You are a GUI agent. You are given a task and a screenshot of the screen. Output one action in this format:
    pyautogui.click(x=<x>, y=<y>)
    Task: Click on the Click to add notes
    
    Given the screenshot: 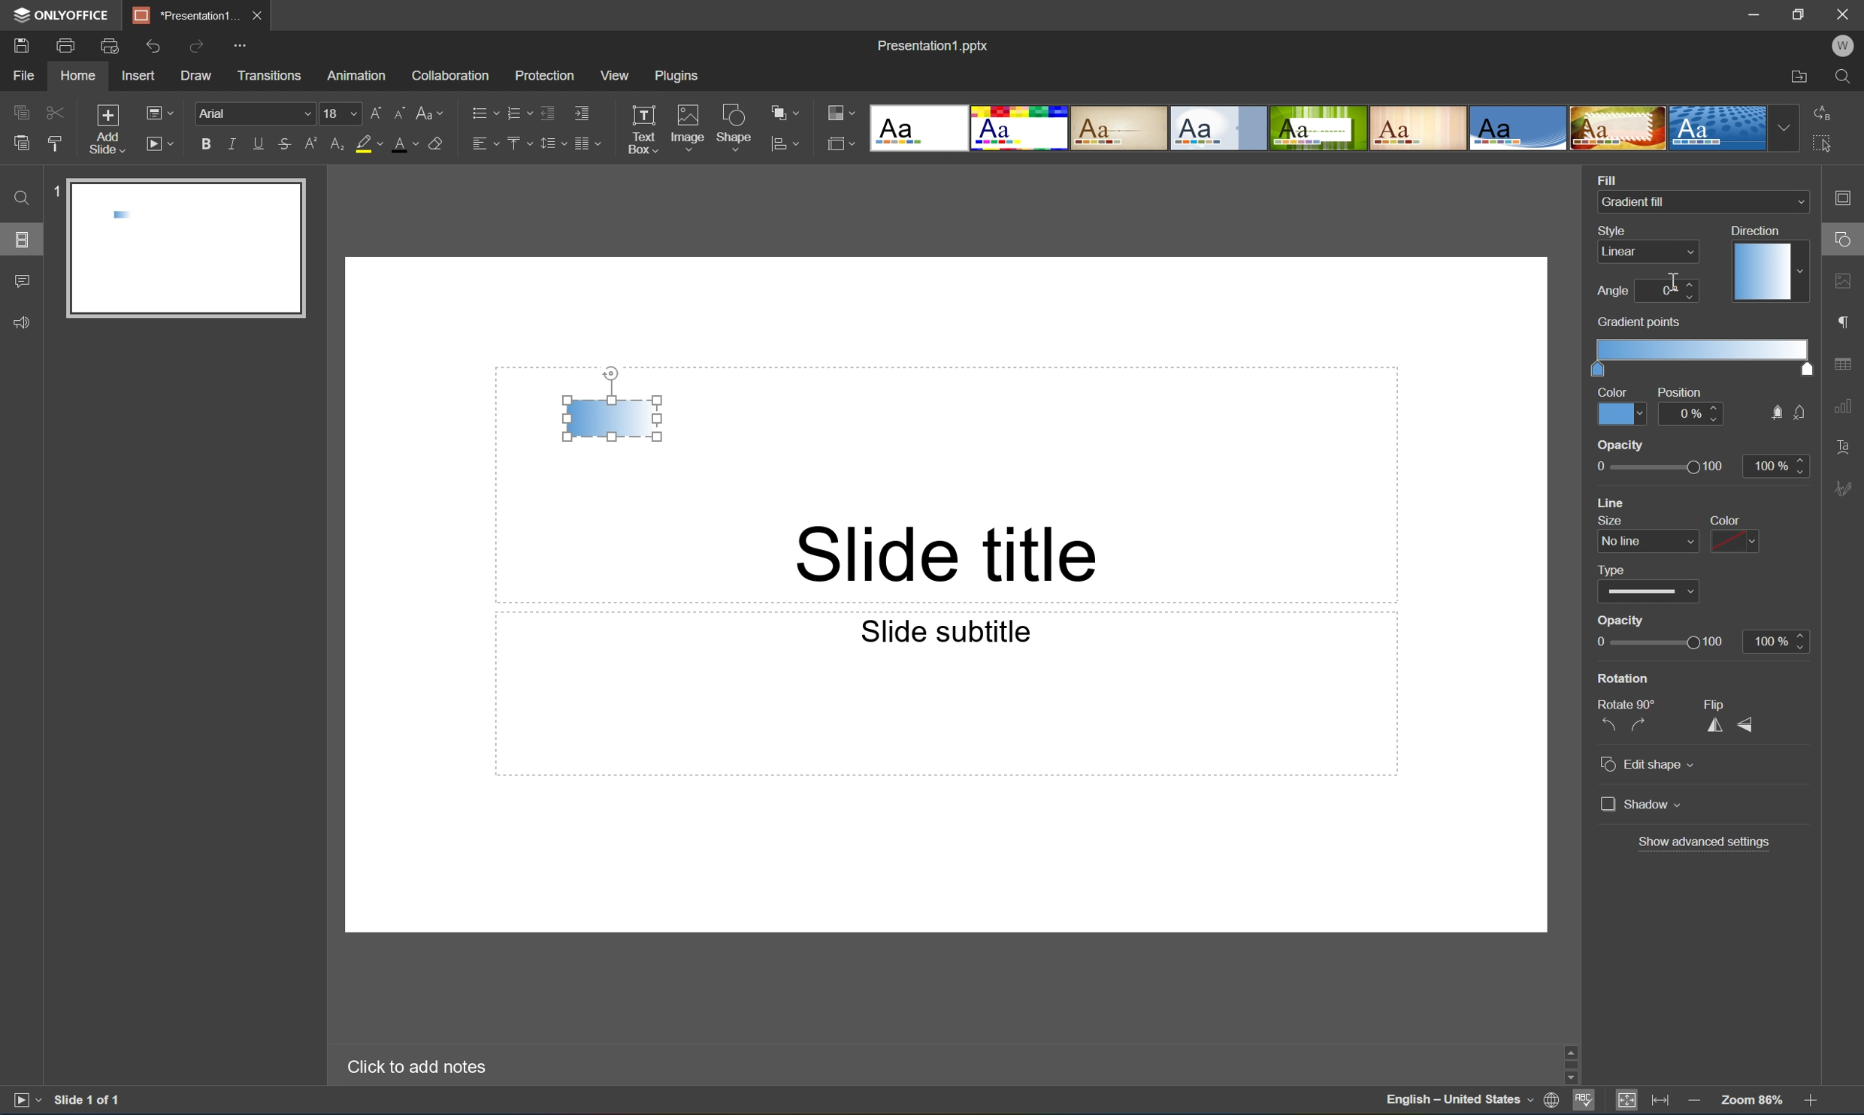 What is the action you would take?
    pyautogui.click(x=413, y=1065)
    